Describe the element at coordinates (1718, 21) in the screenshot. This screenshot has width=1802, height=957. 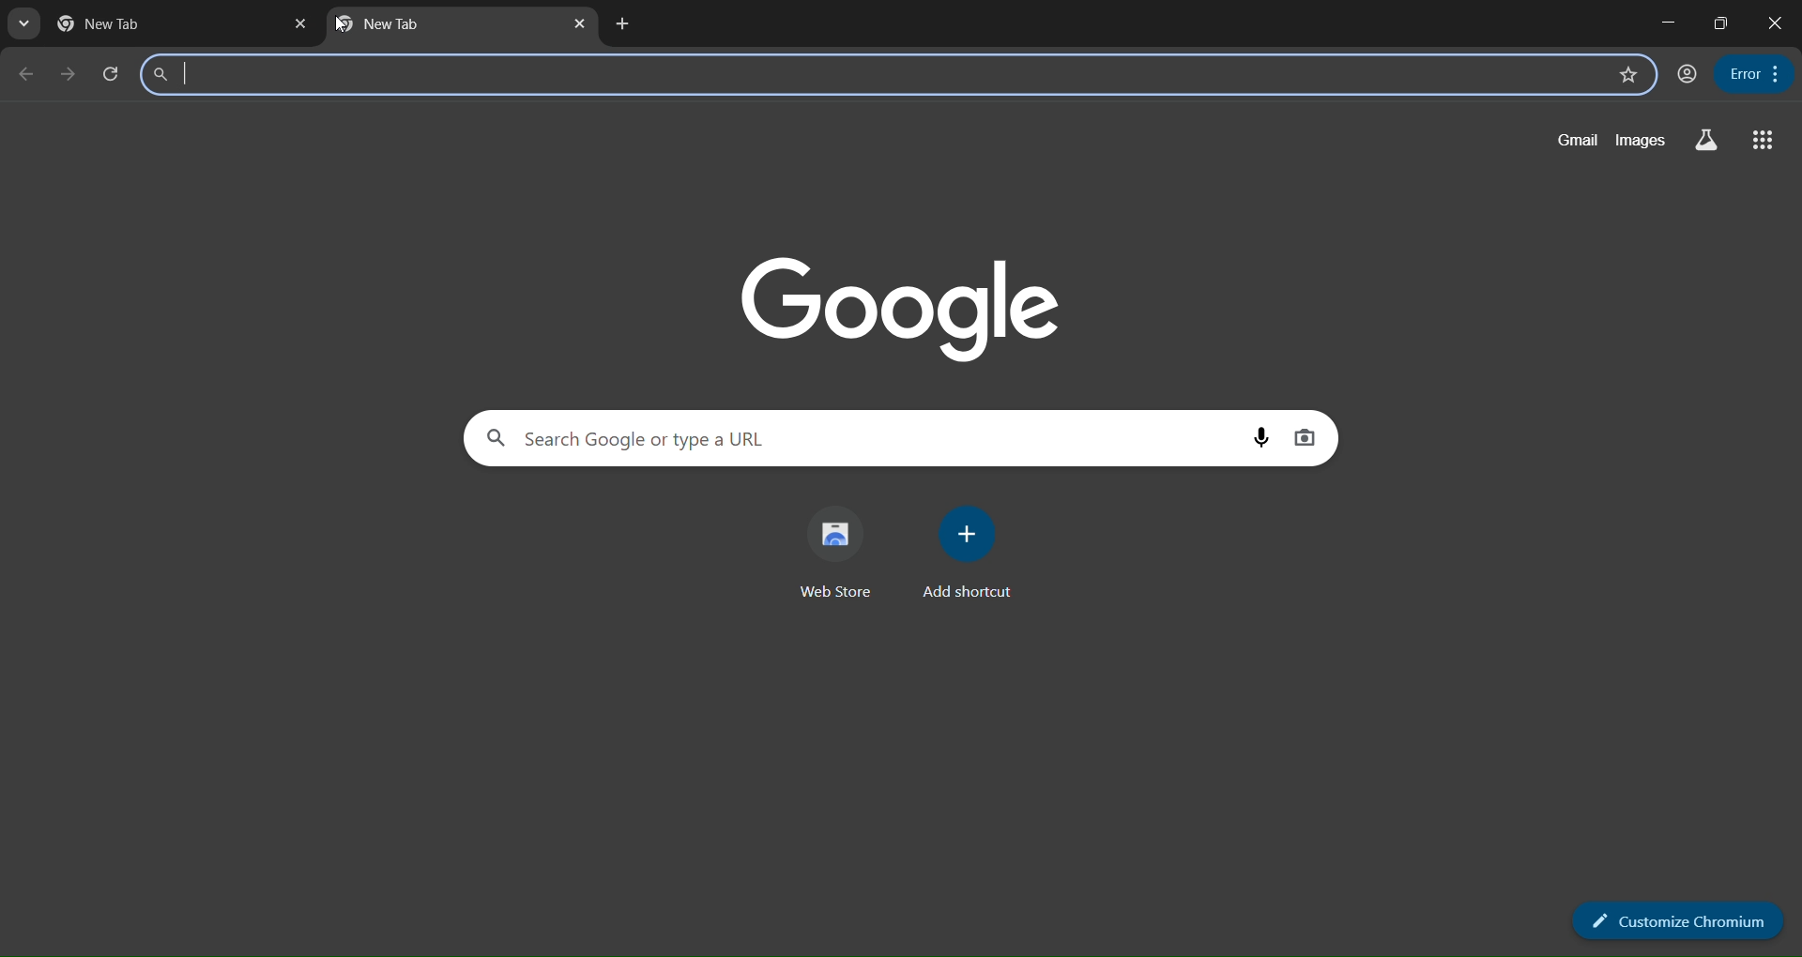
I see `maximize` at that location.